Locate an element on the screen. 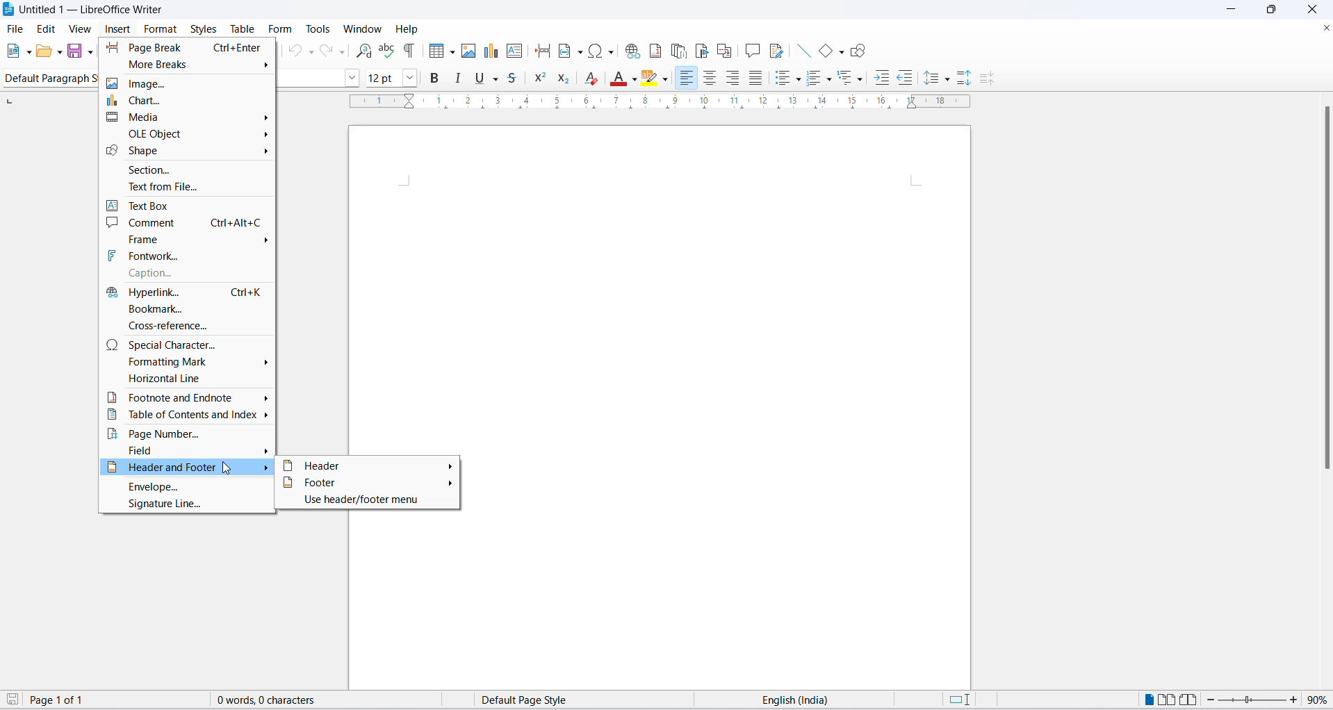 This screenshot has height=710, width=1333. header is located at coordinates (368, 466).